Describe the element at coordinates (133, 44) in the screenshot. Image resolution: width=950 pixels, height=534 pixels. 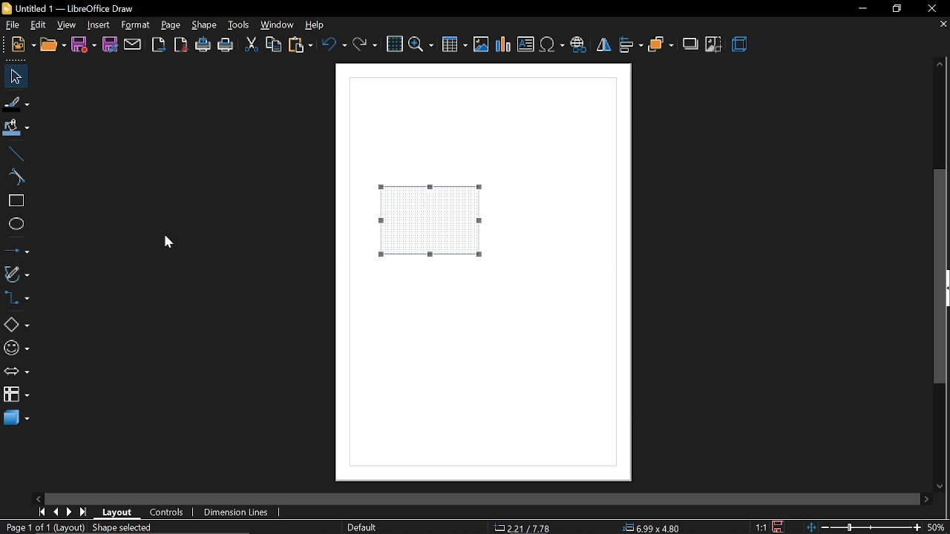
I see `attach` at that location.